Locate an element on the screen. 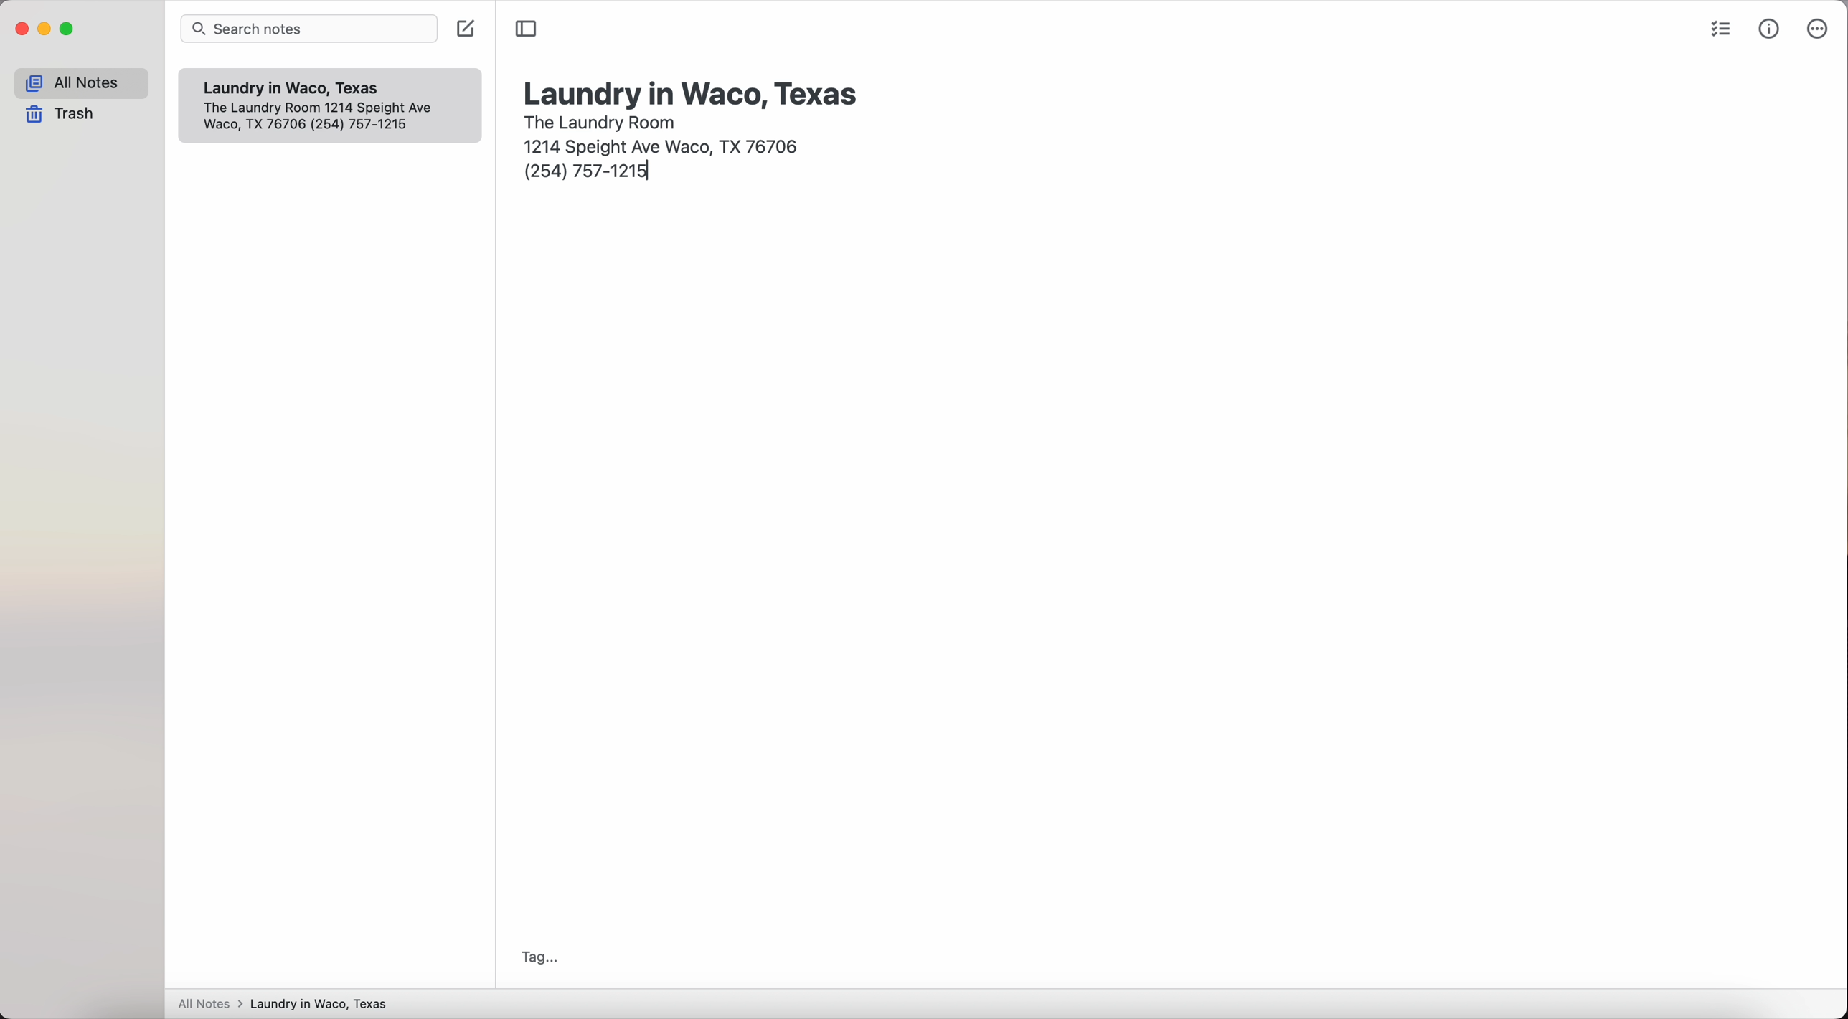 The width and height of the screenshot is (1848, 1019). check list is located at coordinates (1717, 32).